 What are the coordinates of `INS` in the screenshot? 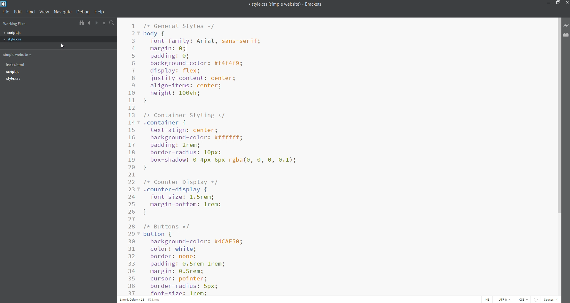 It's located at (487, 299).